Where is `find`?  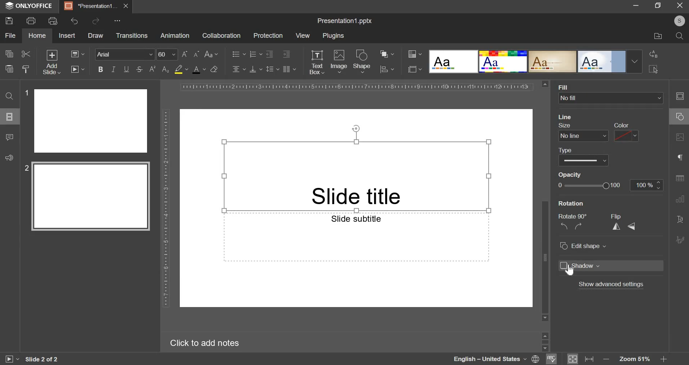
find is located at coordinates (9, 96).